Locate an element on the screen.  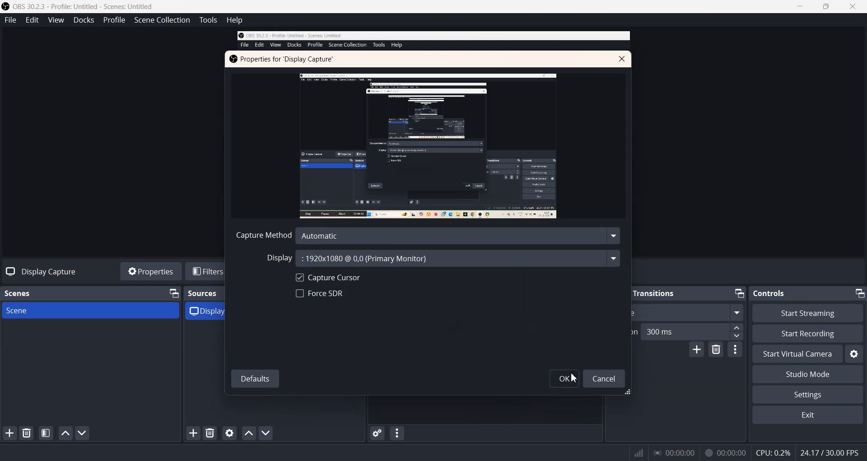
Settings is located at coordinates (807, 395).